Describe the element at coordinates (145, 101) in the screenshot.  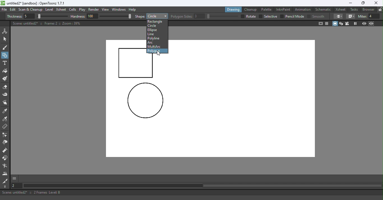
I see `circle` at that location.